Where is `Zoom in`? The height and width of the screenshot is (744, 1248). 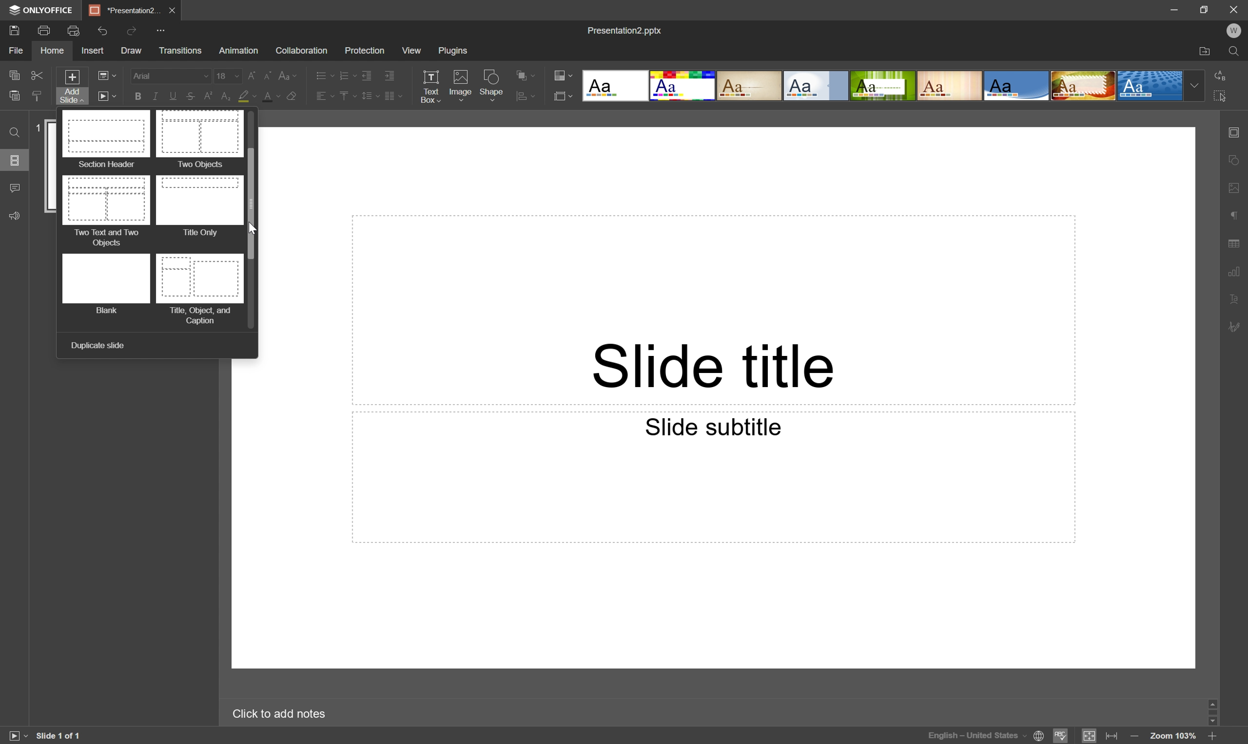
Zoom in is located at coordinates (1213, 735).